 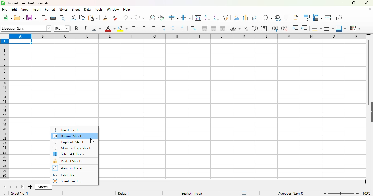 What do you see at coordinates (275, 29) in the screenshot?
I see `add decimal place` at bounding box center [275, 29].